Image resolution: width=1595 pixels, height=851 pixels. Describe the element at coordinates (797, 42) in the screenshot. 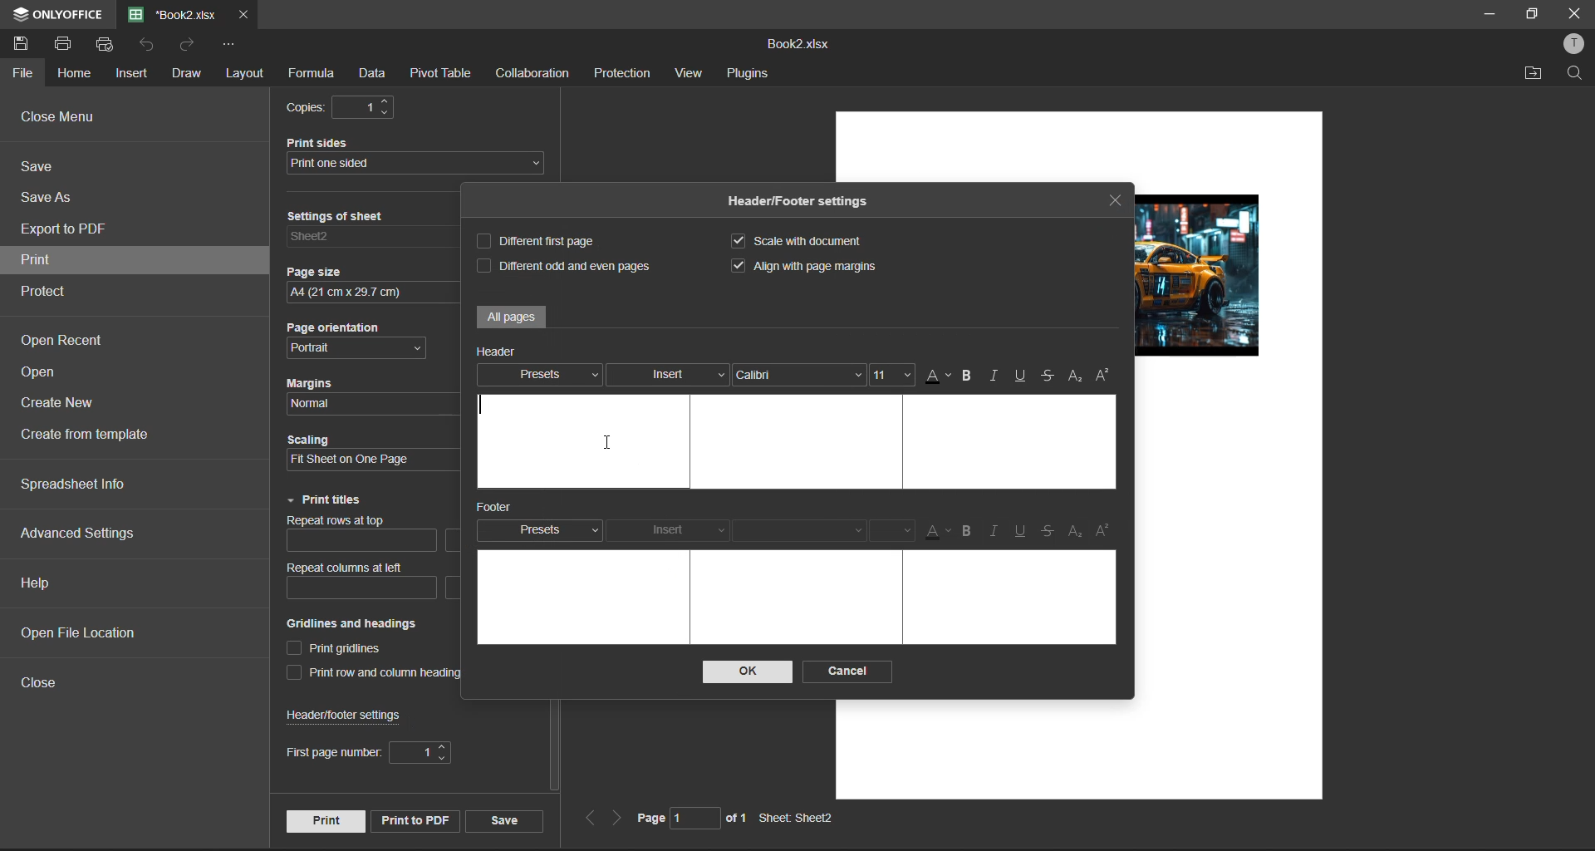

I see `file name` at that location.